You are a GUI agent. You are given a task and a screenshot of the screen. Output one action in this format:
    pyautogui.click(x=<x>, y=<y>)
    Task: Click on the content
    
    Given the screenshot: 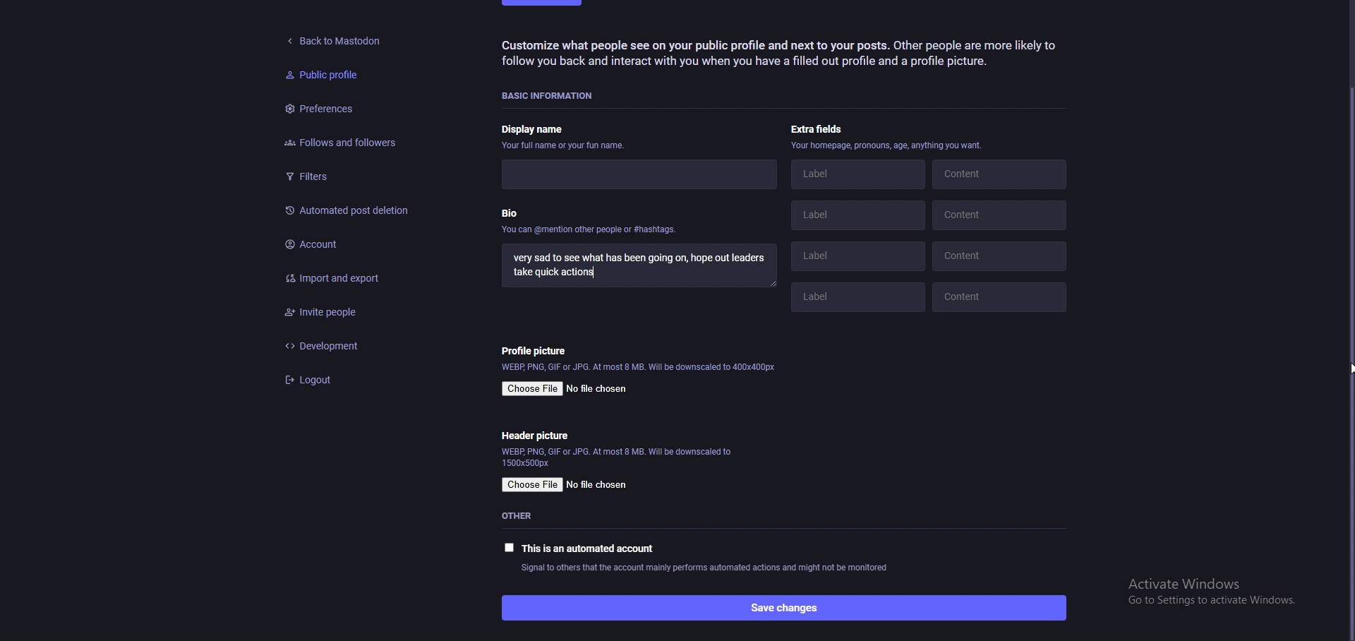 What is the action you would take?
    pyautogui.click(x=1001, y=177)
    